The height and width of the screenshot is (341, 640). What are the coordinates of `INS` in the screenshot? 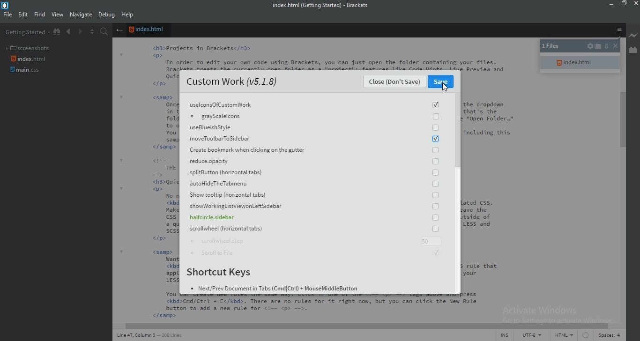 It's located at (506, 336).